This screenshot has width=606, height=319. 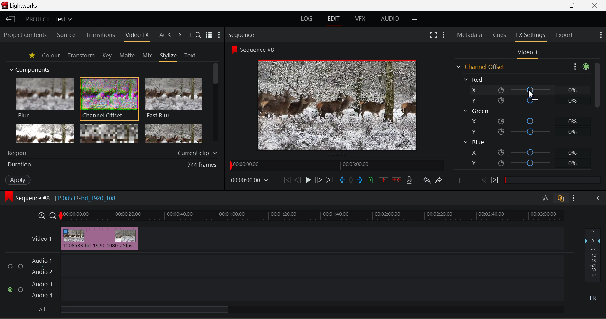 I want to click on Show Settings, so click(x=220, y=35).